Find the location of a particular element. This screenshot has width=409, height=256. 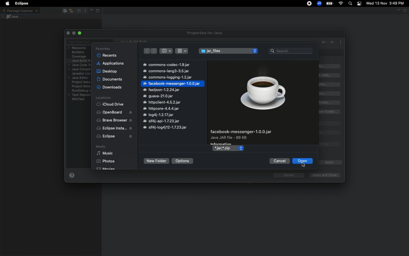

Photos is located at coordinates (105, 161).